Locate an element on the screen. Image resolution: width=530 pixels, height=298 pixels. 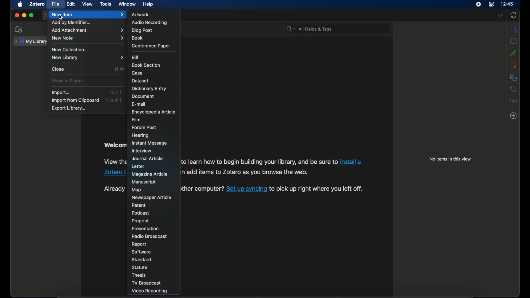
document is located at coordinates (142, 97).